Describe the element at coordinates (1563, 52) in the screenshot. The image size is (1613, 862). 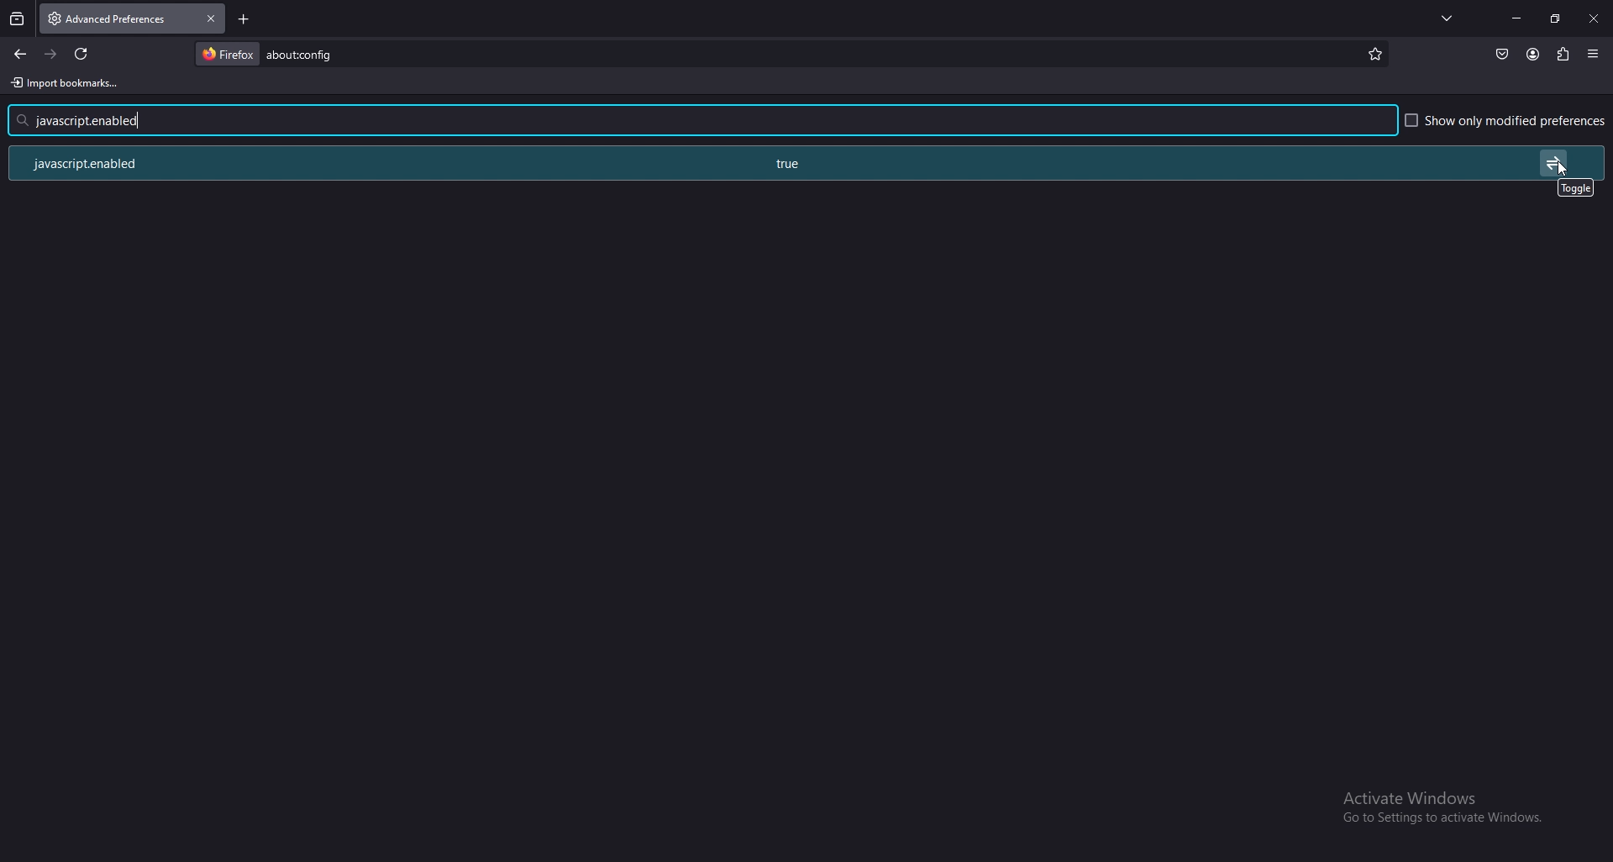
I see `extensions` at that location.